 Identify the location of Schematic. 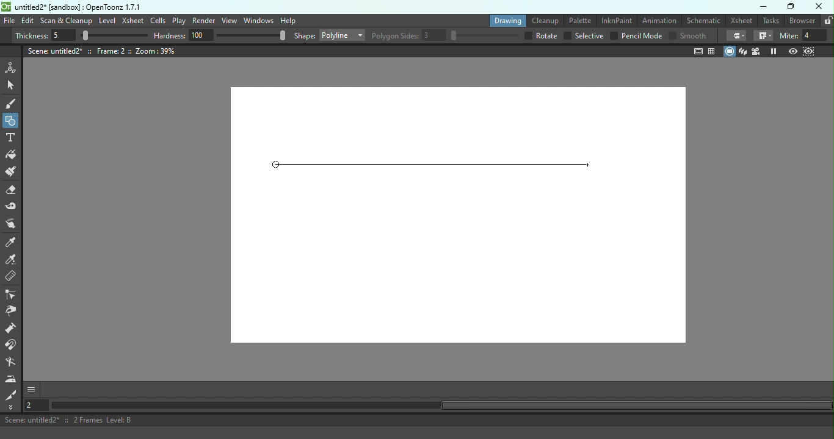
(703, 20).